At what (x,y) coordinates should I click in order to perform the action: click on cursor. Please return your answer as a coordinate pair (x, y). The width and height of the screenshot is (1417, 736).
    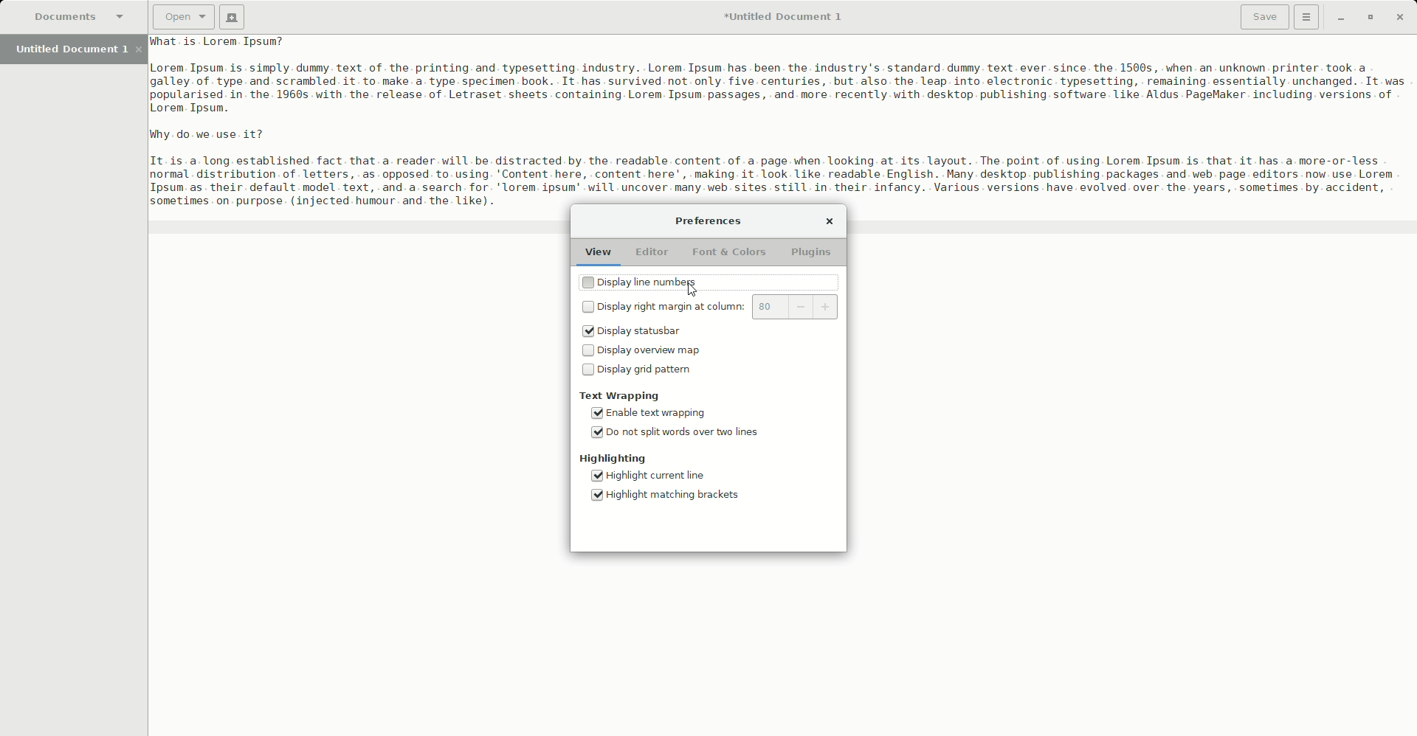
    Looking at the image, I should click on (700, 296).